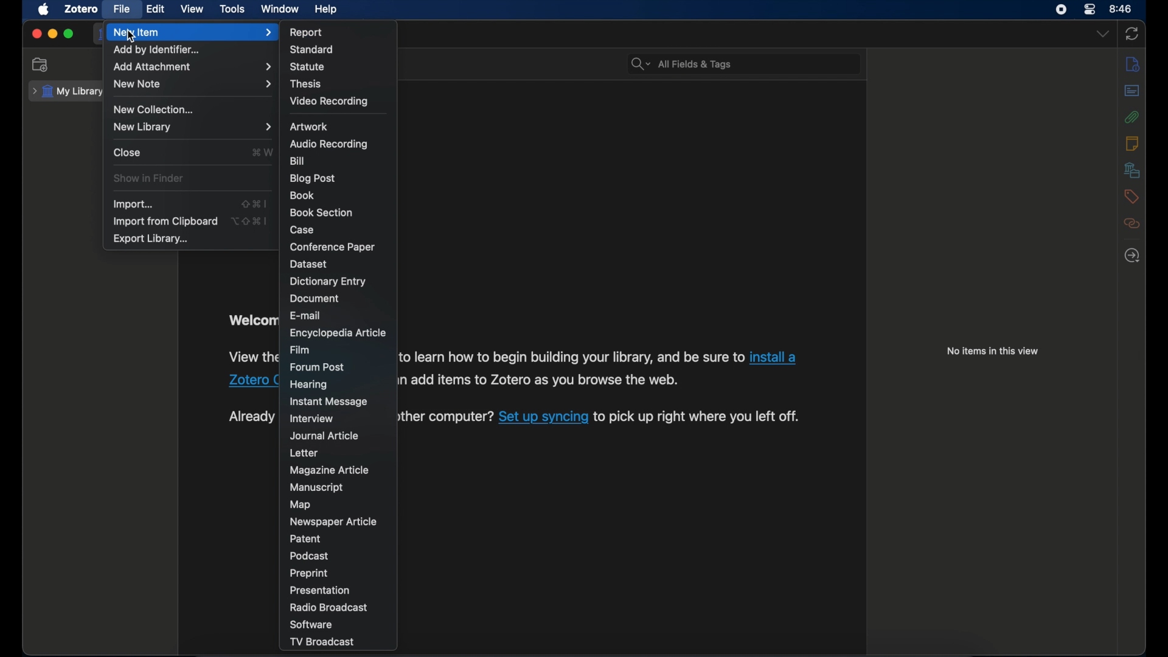 The width and height of the screenshot is (1168, 657). I want to click on Zotero connector link, so click(252, 380).